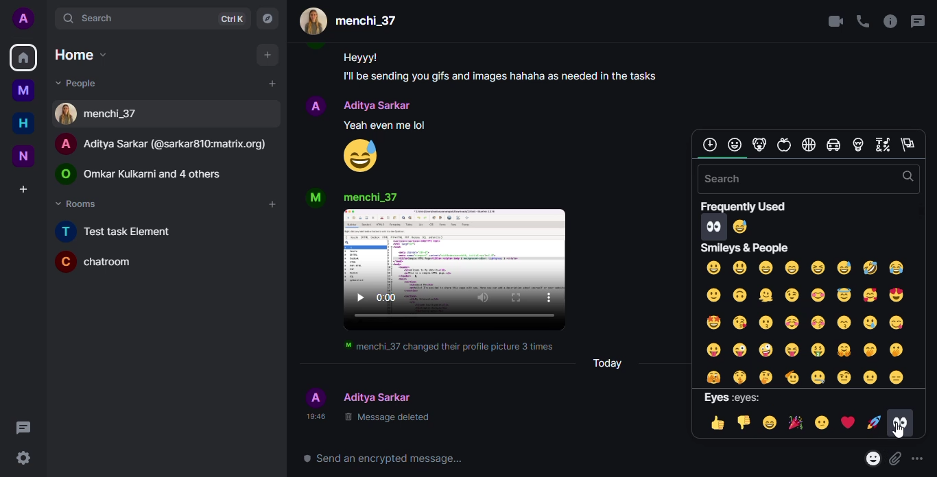  What do you see at coordinates (709, 145) in the screenshot?
I see `frequently used` at bounding box center [709, 145].